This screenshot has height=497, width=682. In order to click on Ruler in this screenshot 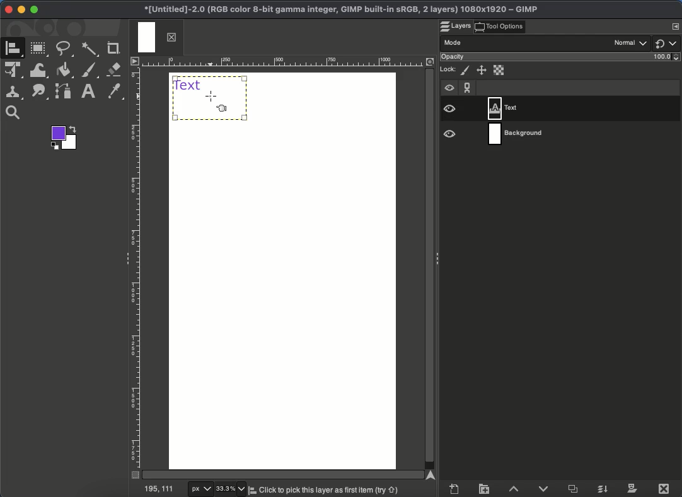, I will do `click(294, 62)`.